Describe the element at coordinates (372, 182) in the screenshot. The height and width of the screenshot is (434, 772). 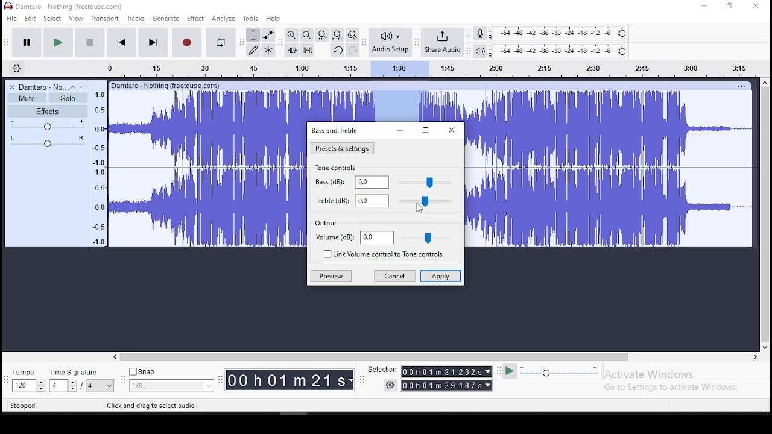
I see `0.0` at that location.